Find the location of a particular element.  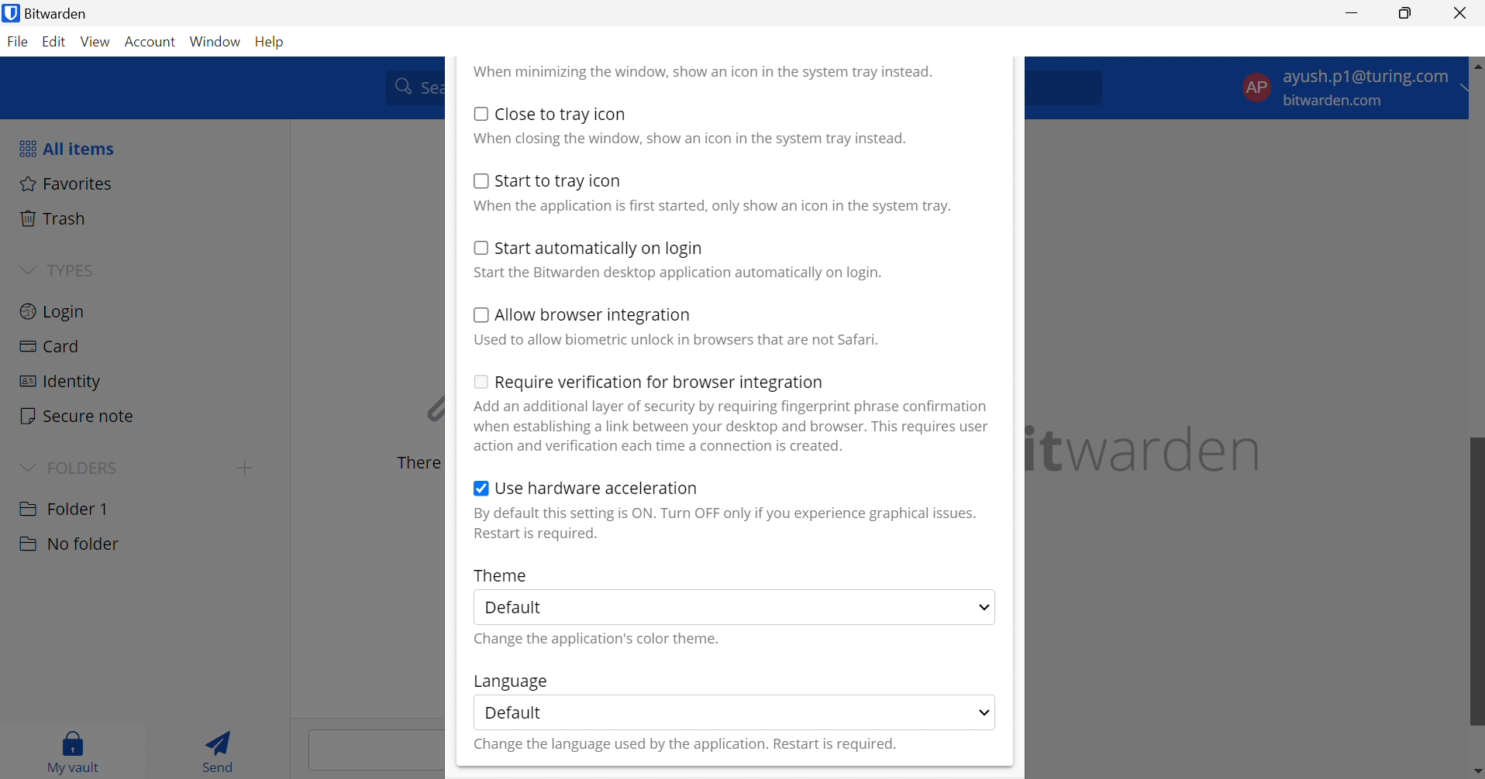

bitwarden logo is located at coordinates (9, 15).